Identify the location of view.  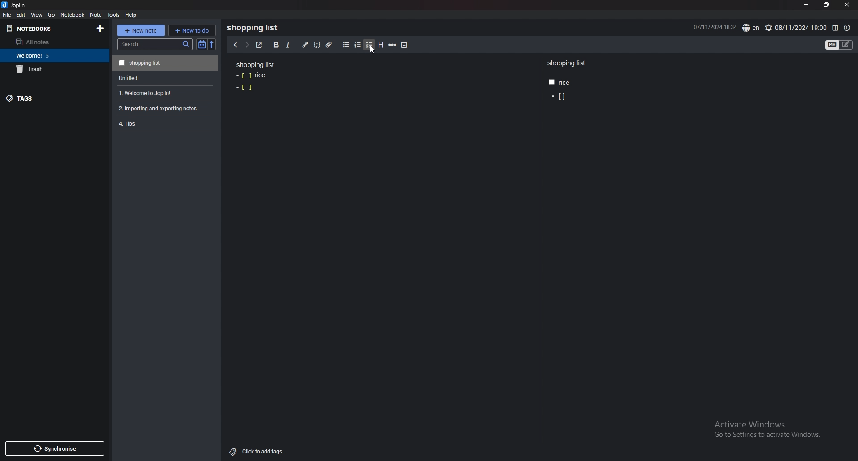
(38, 14).